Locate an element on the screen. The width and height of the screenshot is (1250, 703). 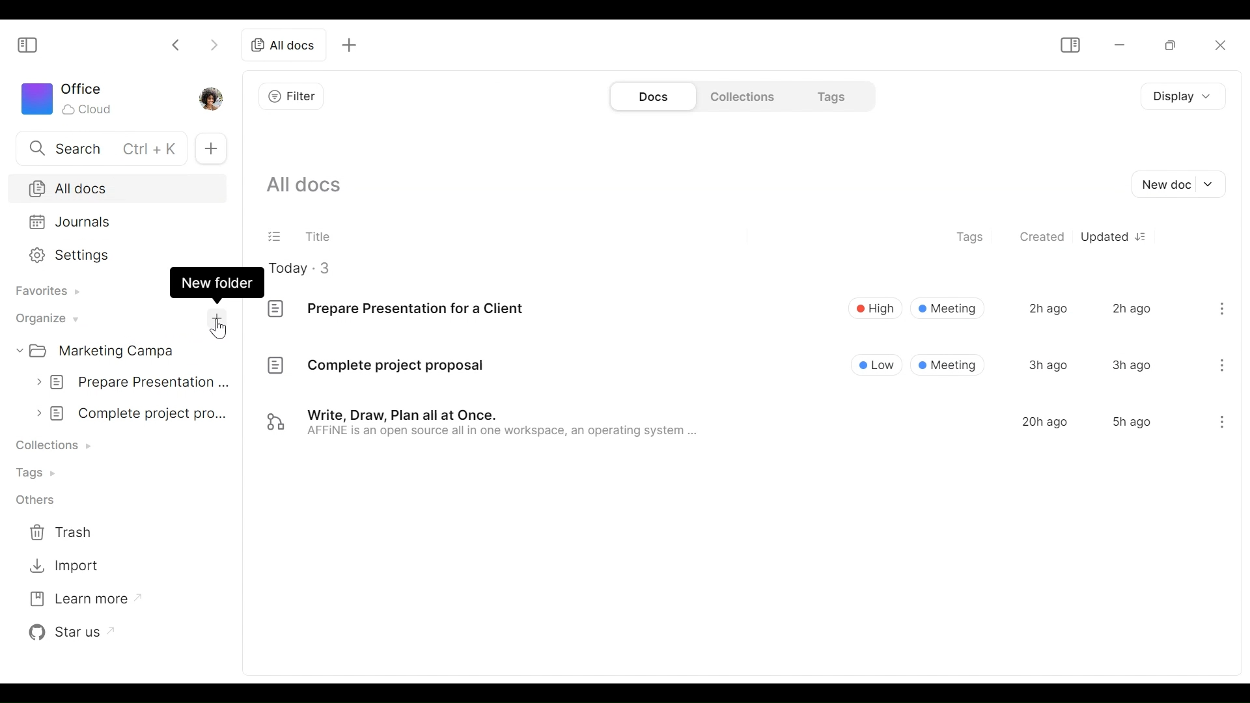
Click to go back is located at coordinates (176, 44).